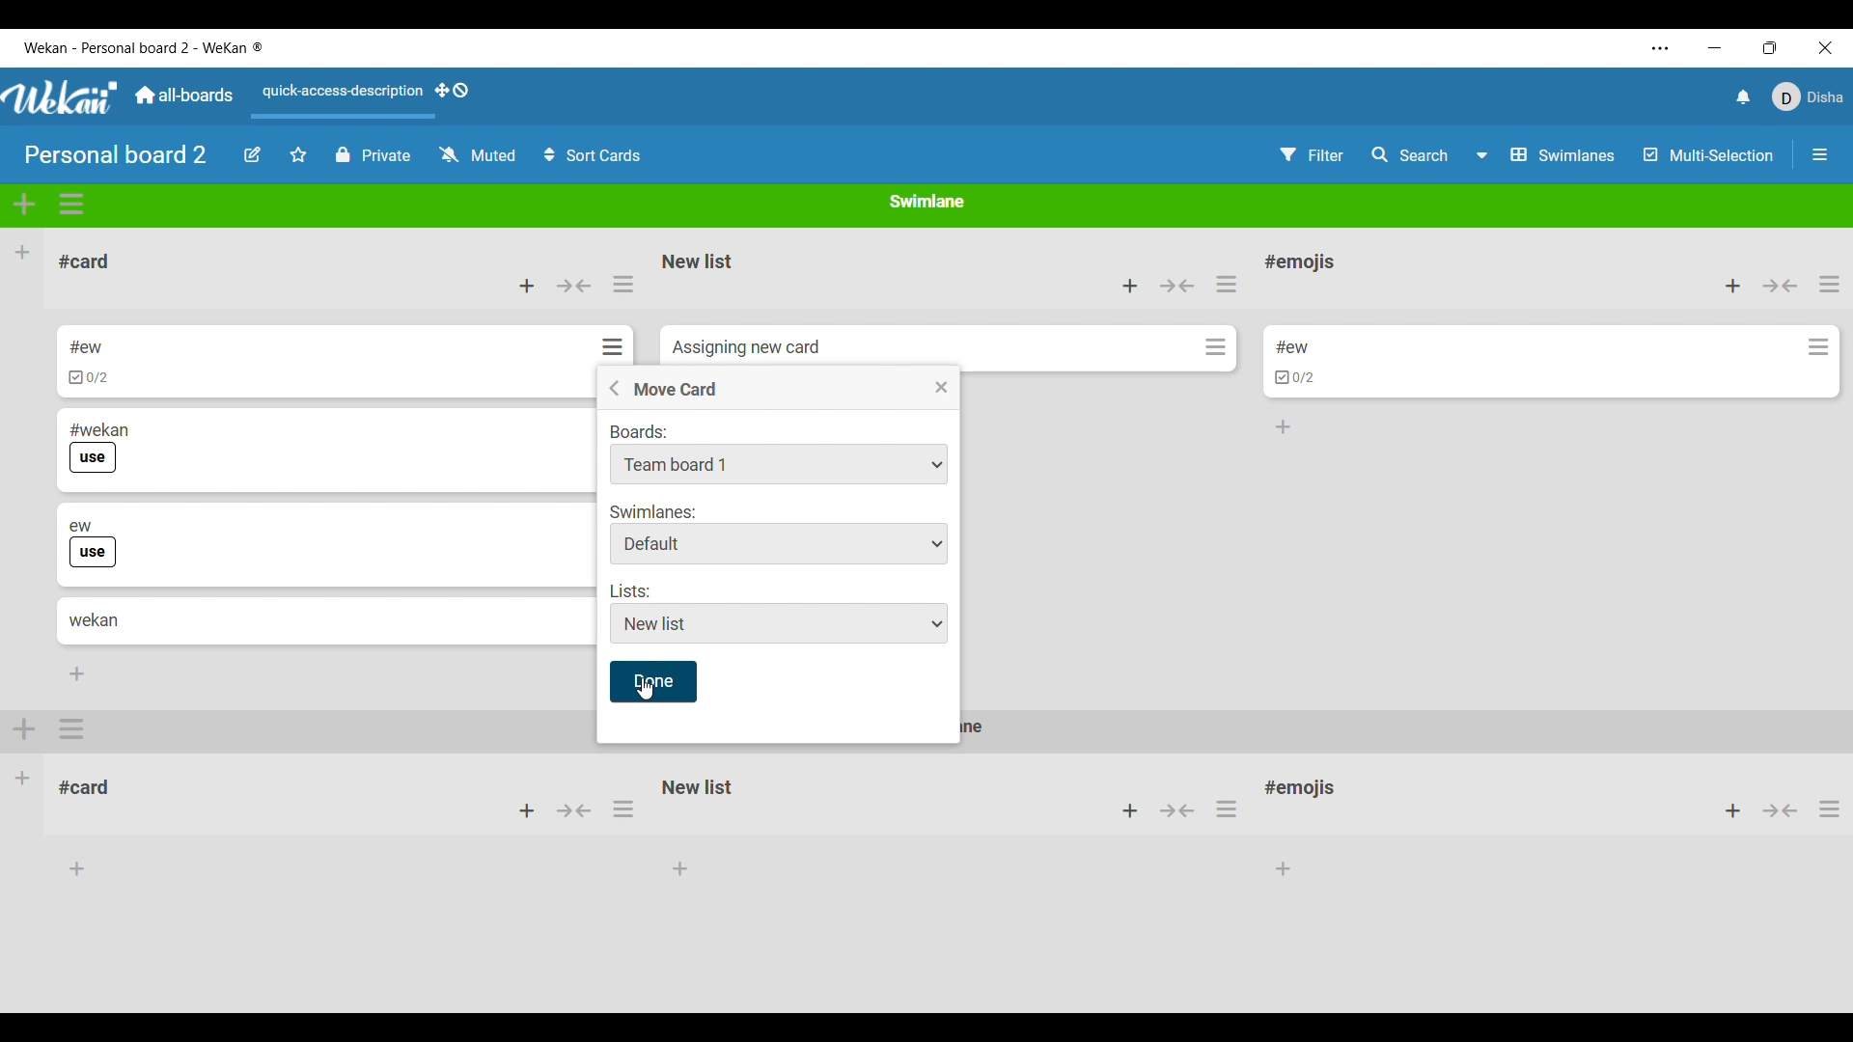 The width and height of the screenshot is (1853, 1042). I want to click on Open/Close sidebar, so click(1820, 154).